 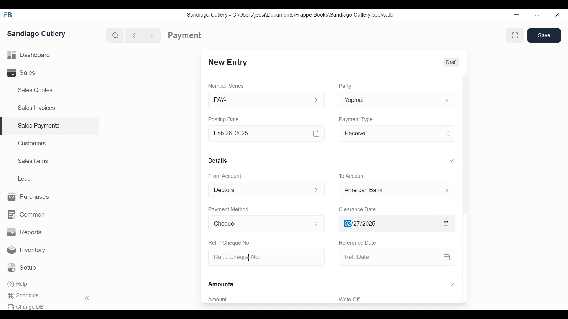 What do you see at coordinates (451, 61) in the screenshot?
I see `Draft` at bounding box center [451, 61].